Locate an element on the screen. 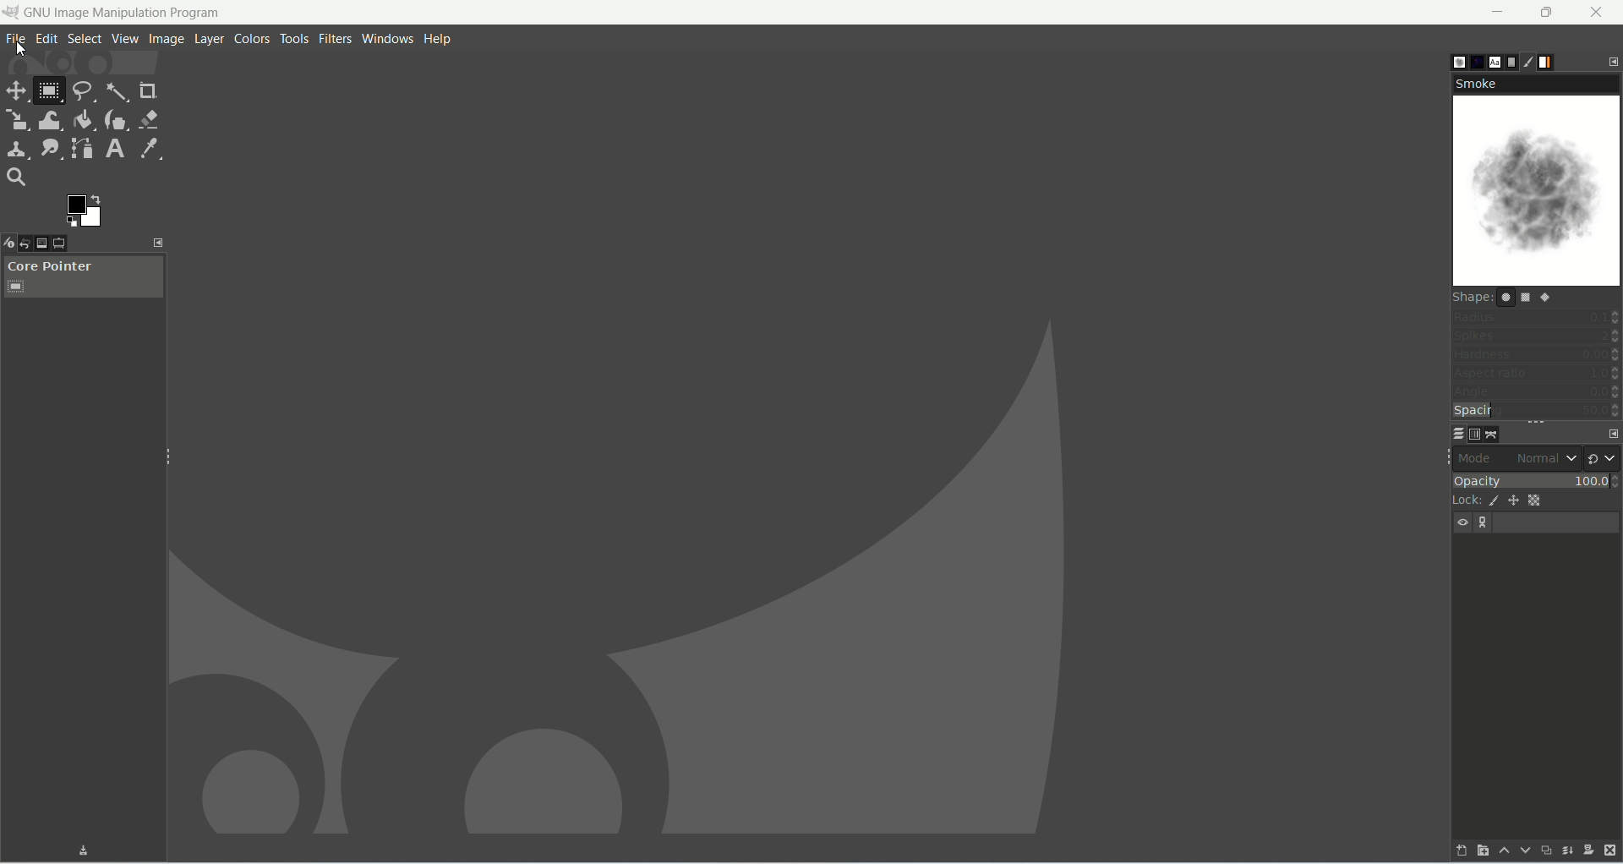 Image resolution: width=1623 pixels, height=864 pixels. spacing is located at coordinates (1537, 410).